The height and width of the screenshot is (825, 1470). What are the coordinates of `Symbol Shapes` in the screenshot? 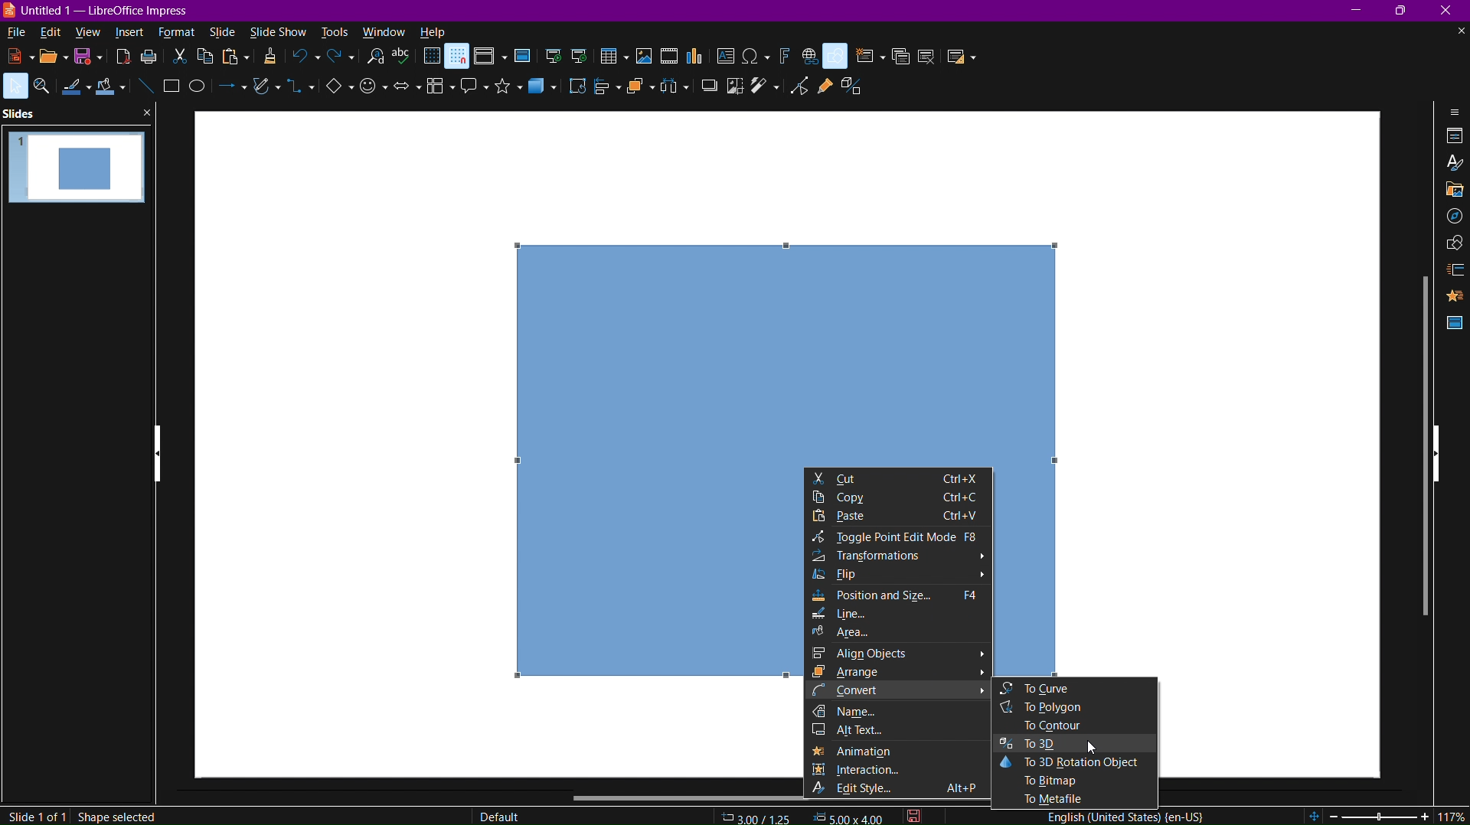 It's located at (373, 94).